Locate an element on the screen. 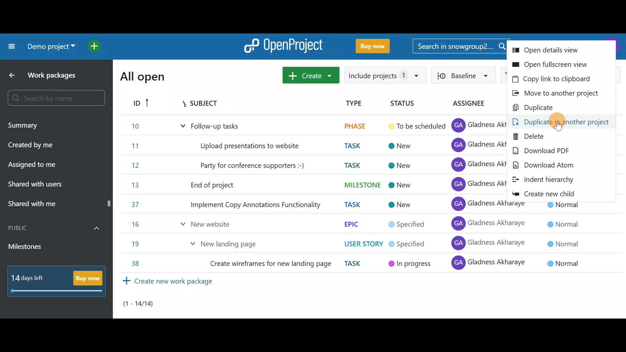  14 days left - Buy now is located at coordinates (55, 282).